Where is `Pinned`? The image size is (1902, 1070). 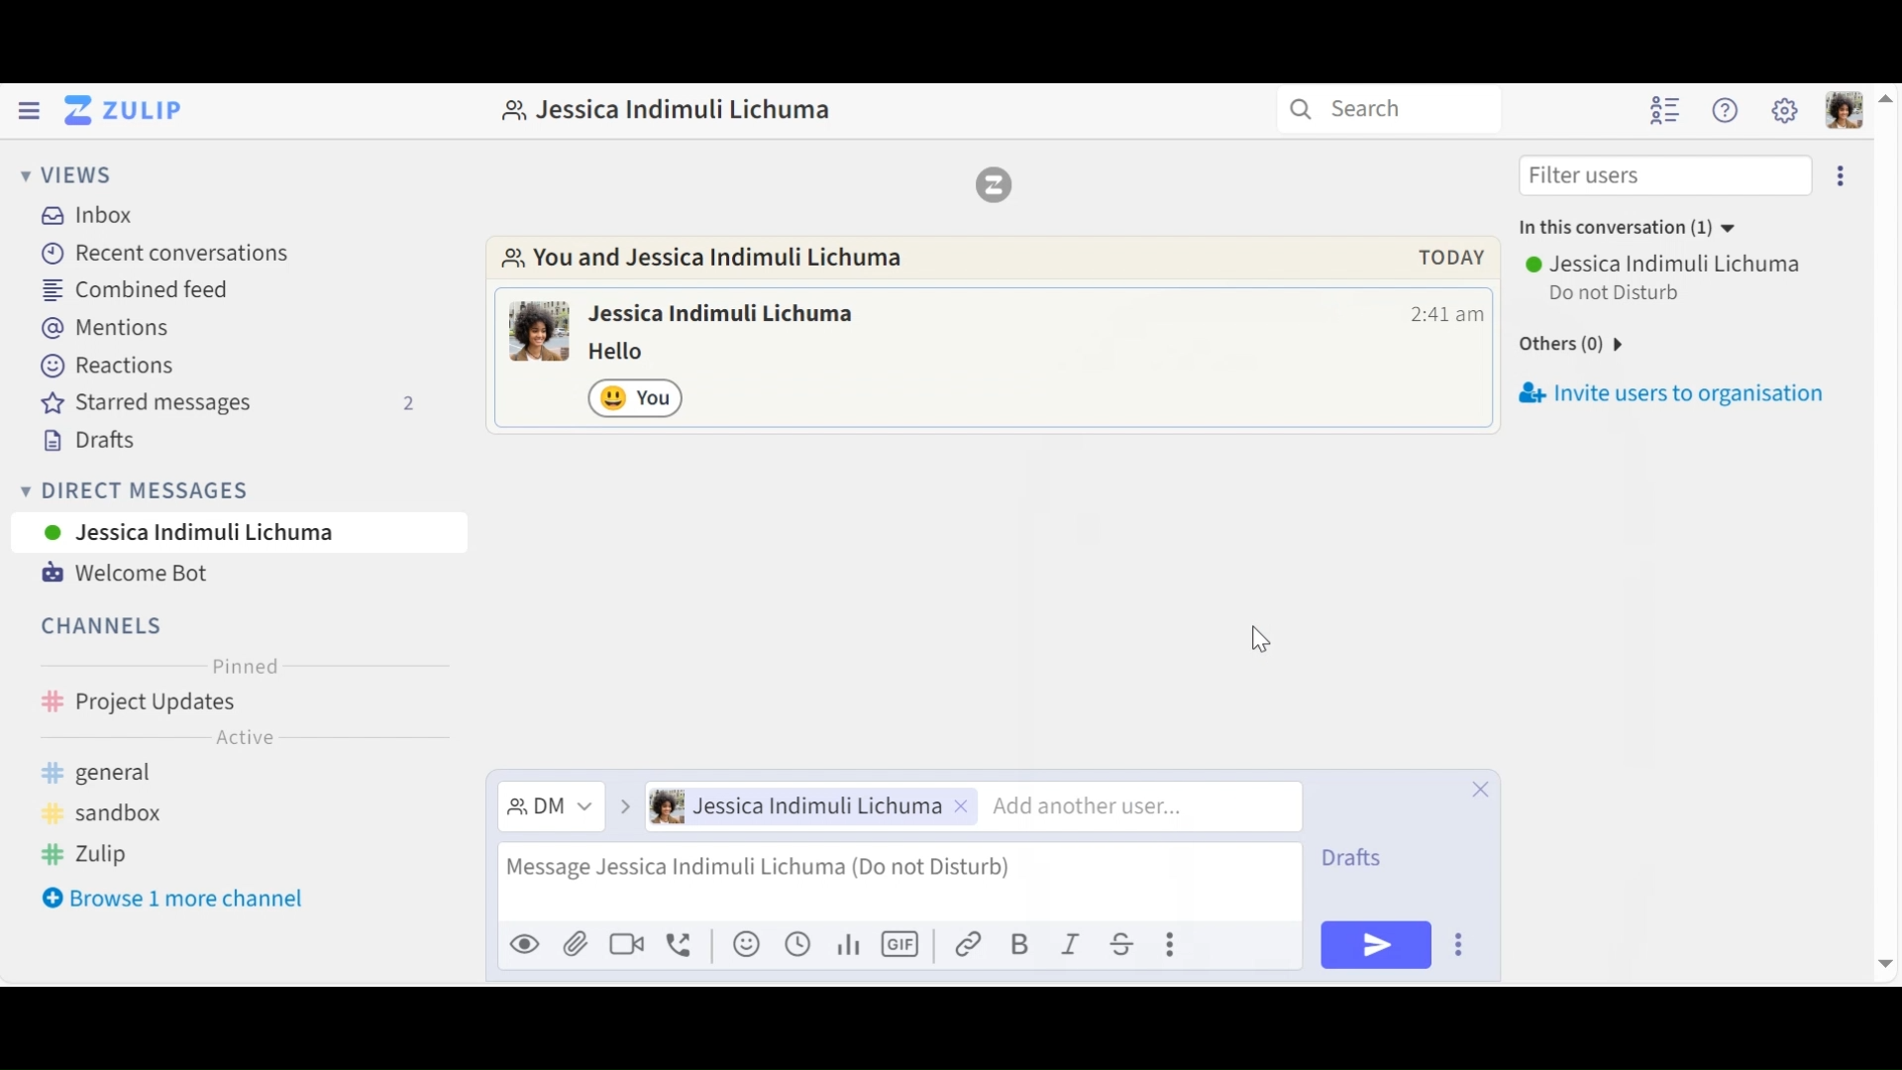
Pinned is located at coordinates (242, 667).